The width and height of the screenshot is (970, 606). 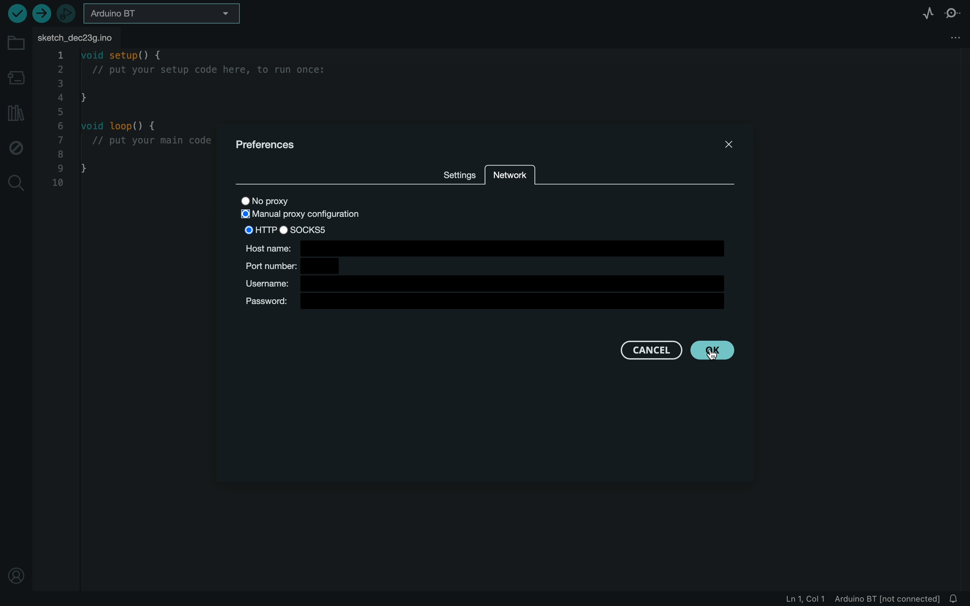 What do you see at coordinates (481, 248) in the screenshot?
I see `host name` at bounding box center [481, 248].